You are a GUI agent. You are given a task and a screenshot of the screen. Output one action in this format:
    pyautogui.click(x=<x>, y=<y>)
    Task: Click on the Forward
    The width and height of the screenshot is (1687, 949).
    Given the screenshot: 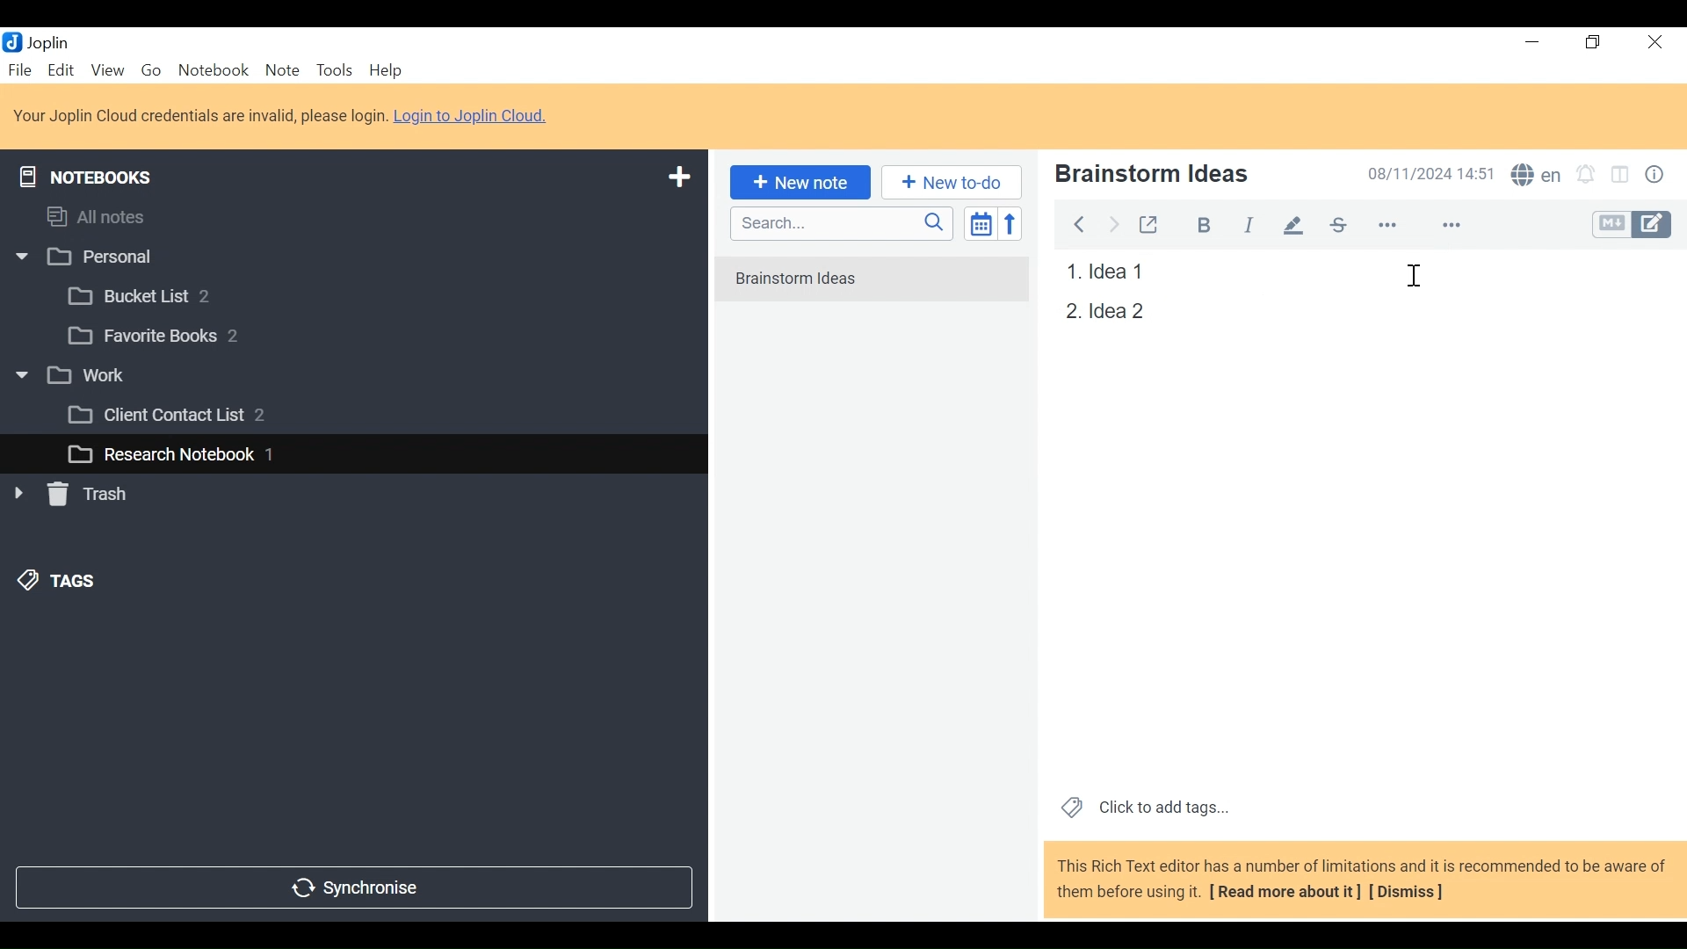 What is the action you would take?
    pyautogui.click(x=1115, y=222)
    